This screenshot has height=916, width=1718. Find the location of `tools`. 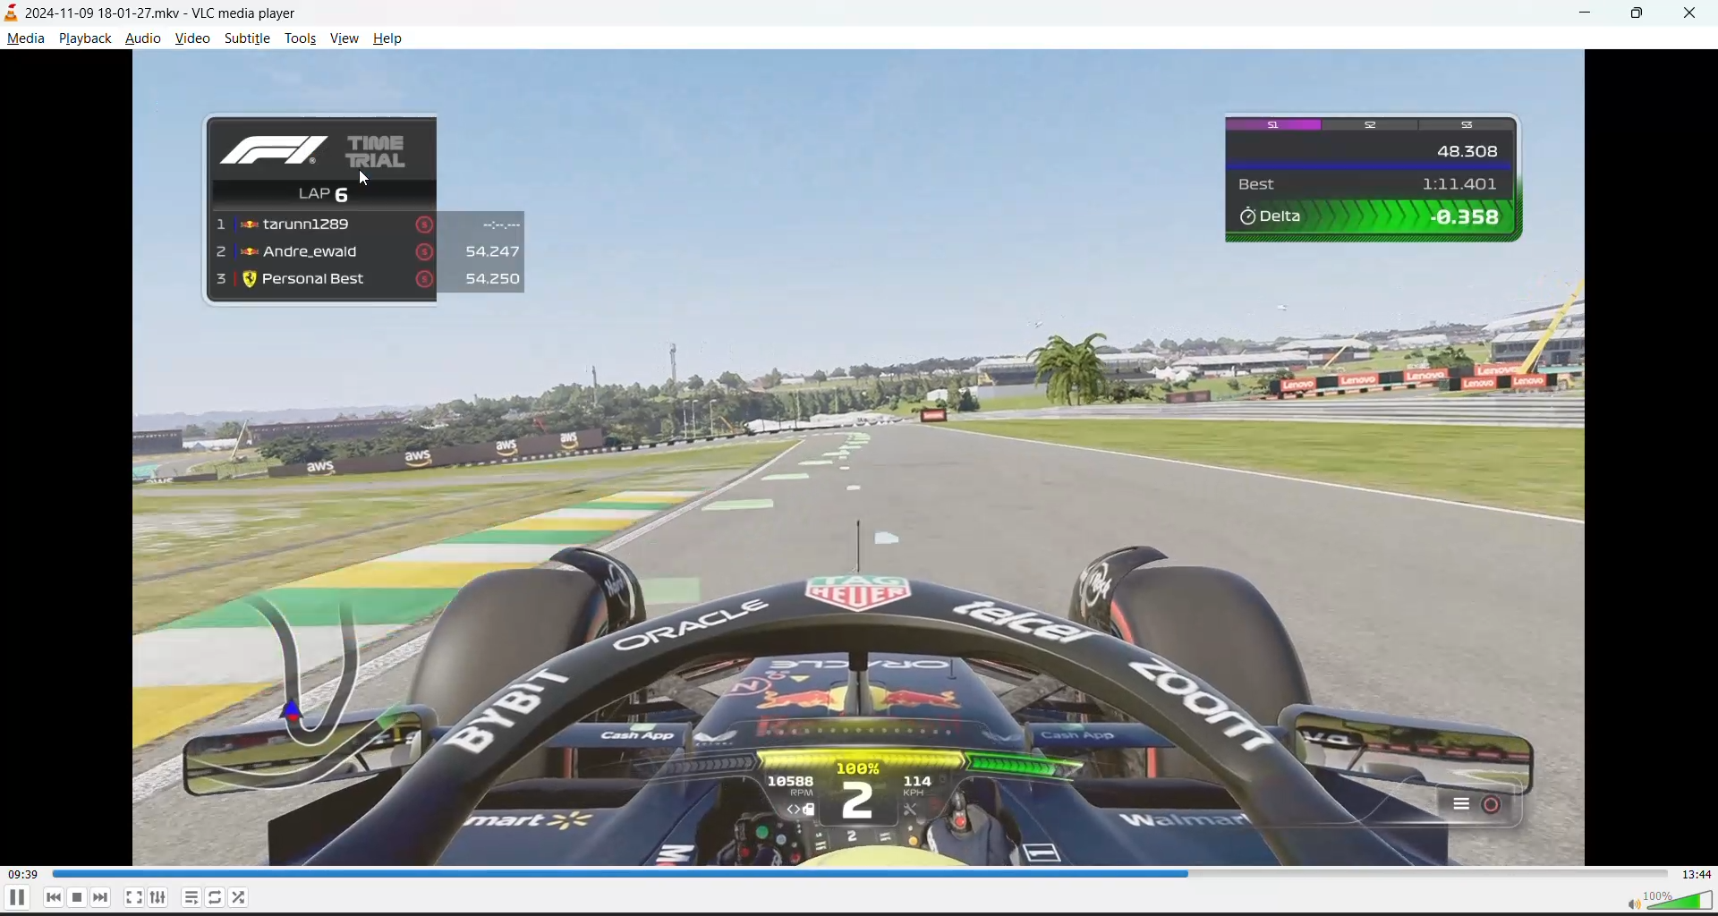

tools is located at coordinates (300, 41).